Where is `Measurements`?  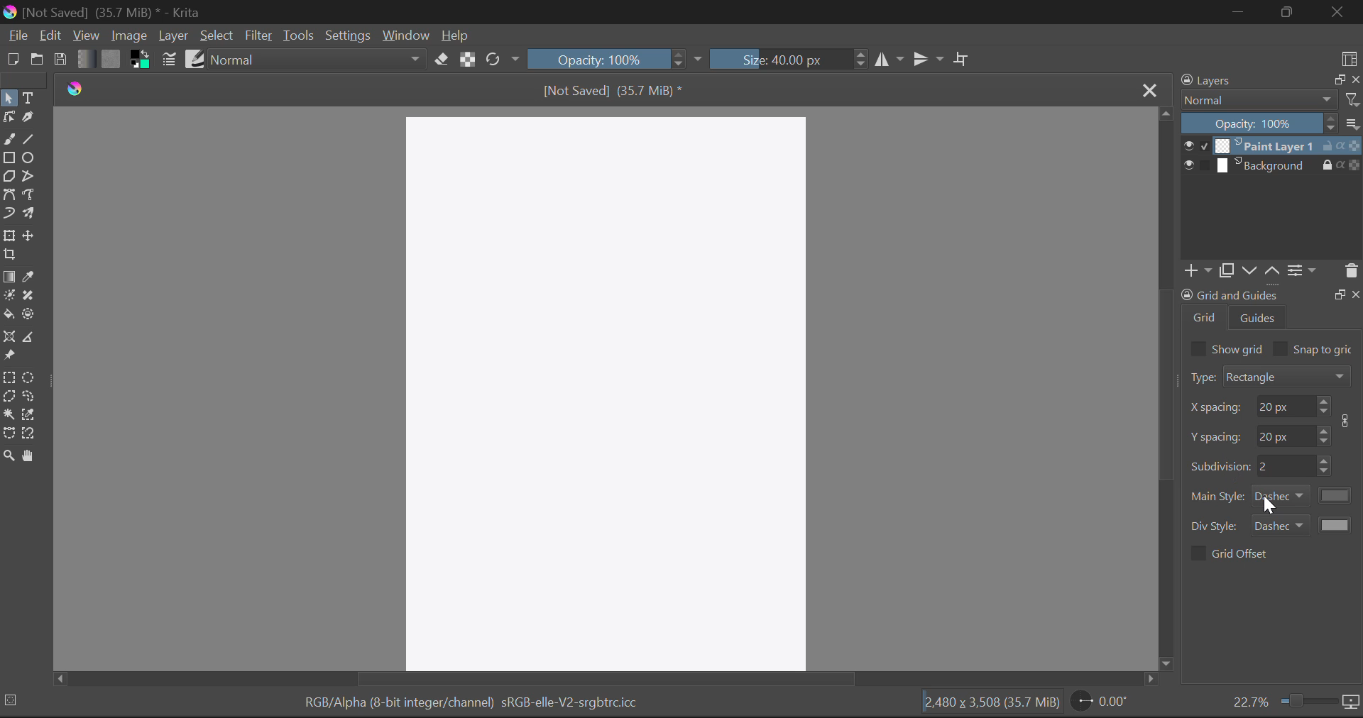 Measurements is located at coordinates (33, 338).